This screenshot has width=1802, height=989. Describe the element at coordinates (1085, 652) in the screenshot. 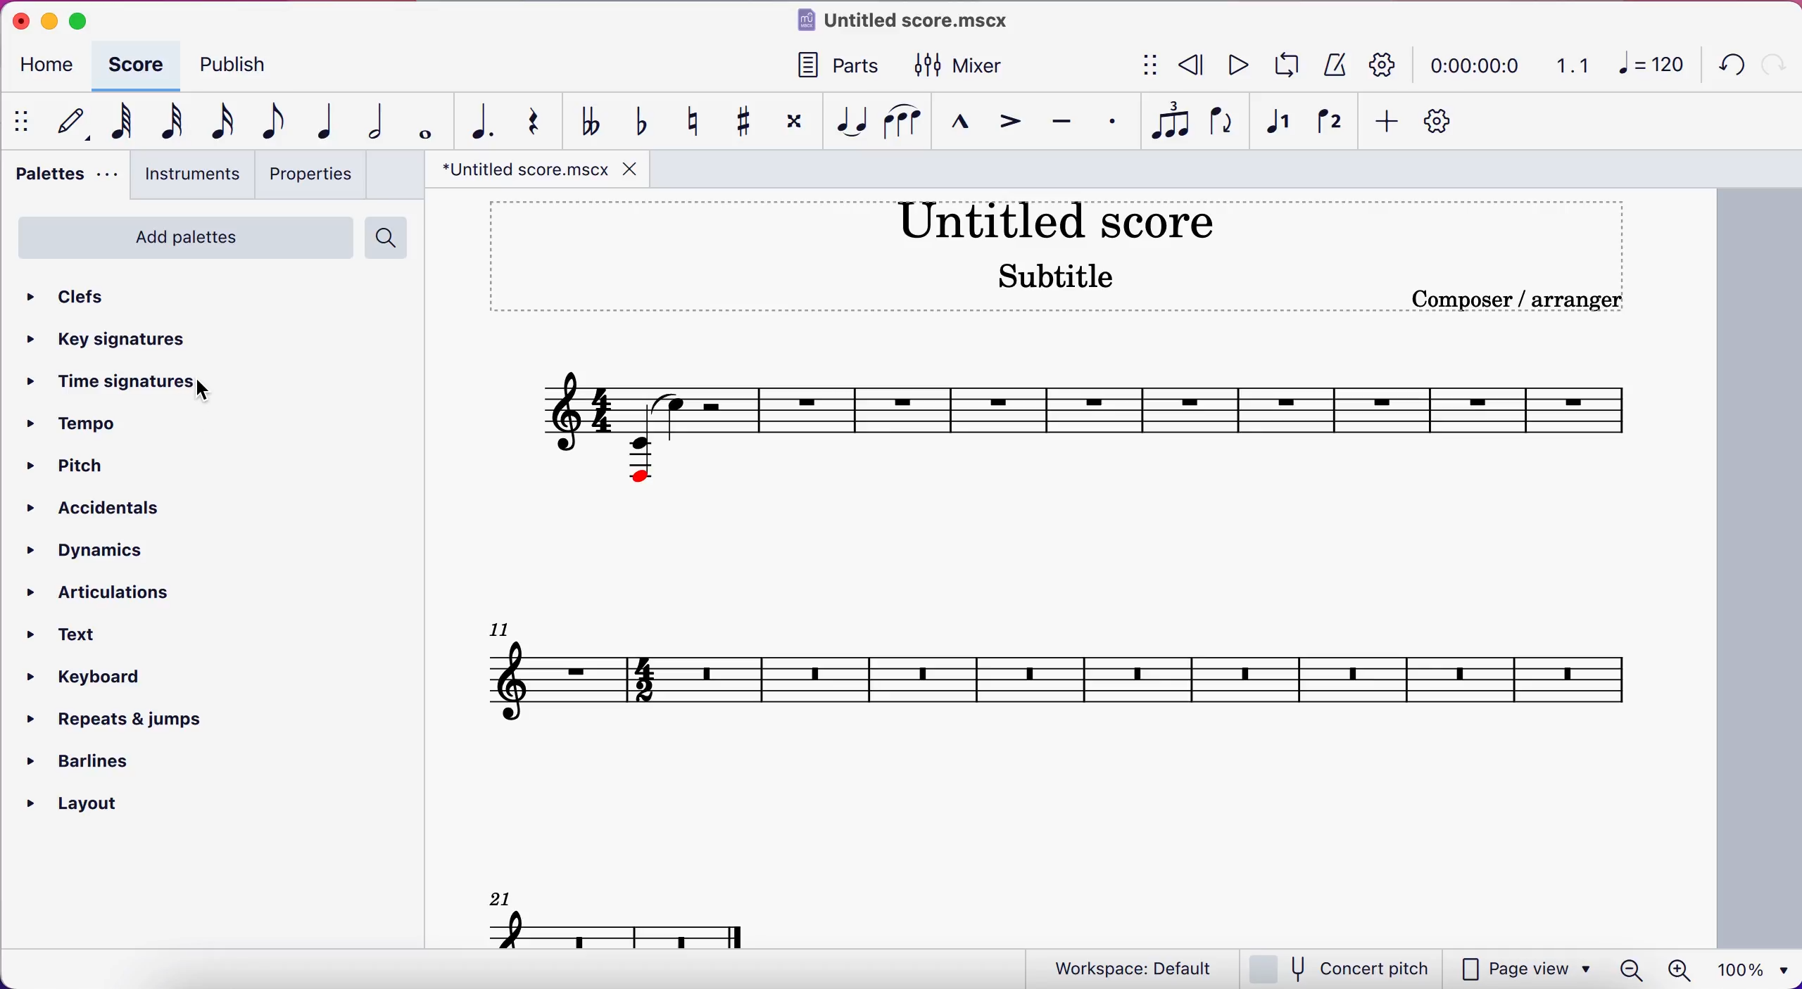

I see `score` at that location.